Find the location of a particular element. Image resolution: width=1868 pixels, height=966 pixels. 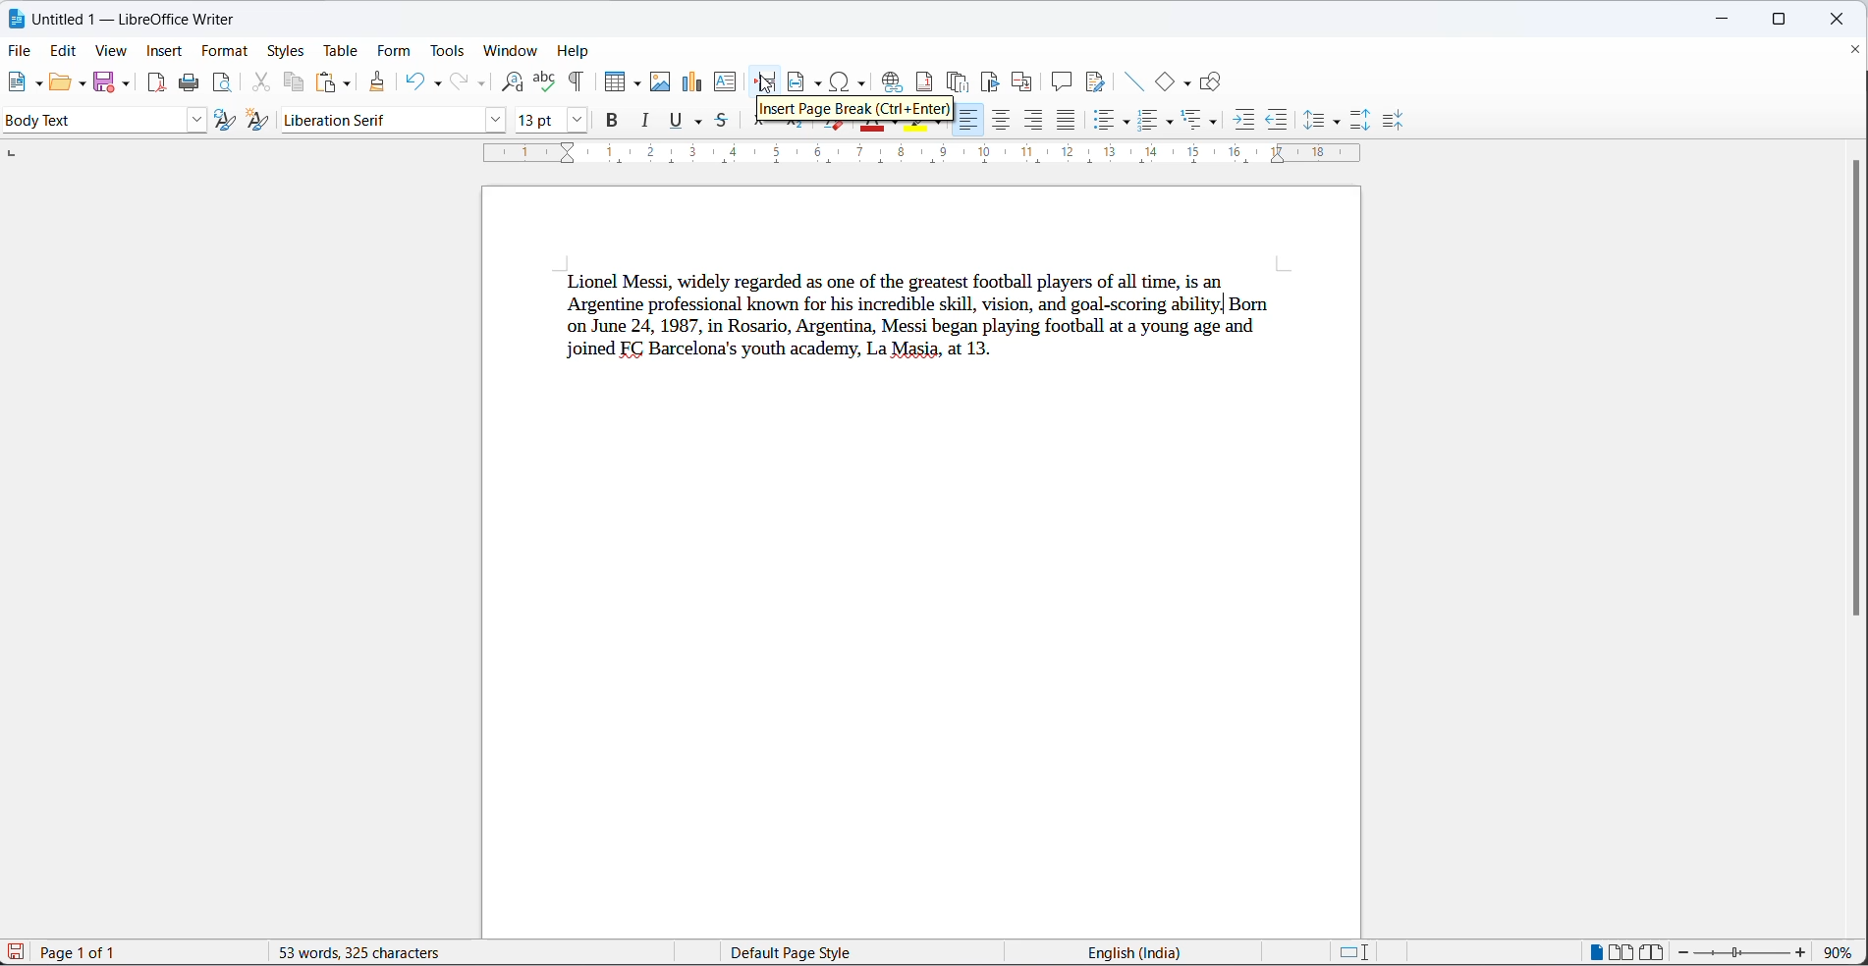

close is located at coordinates (1730, 16).